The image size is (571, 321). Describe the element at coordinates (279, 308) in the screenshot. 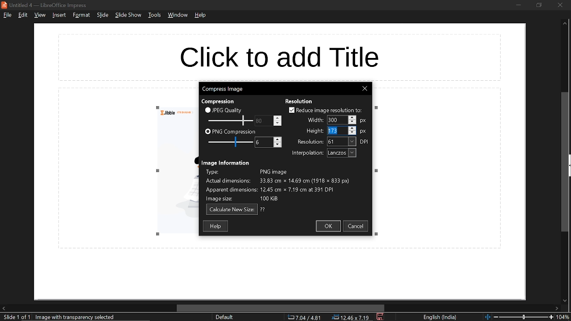

I see `horizontal scrollbar` at that location.